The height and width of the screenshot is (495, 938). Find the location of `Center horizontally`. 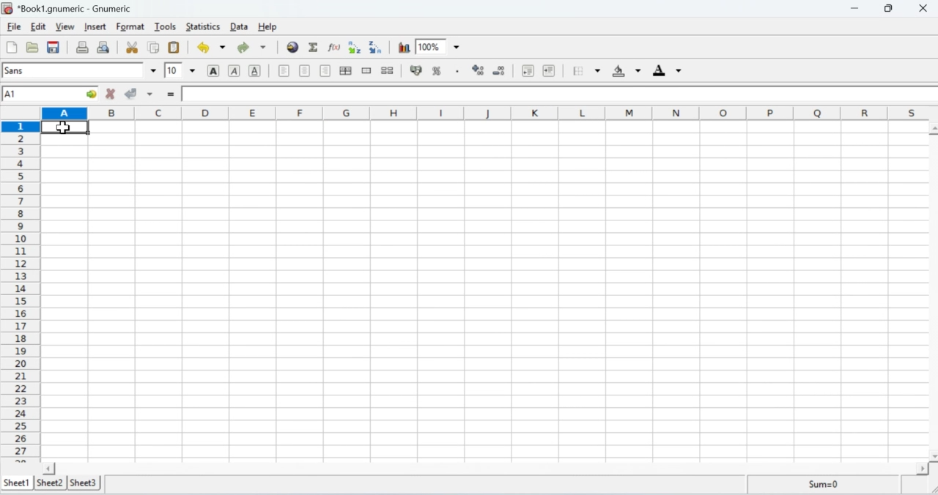

Center horizontally is located at coordinates (306, 72).